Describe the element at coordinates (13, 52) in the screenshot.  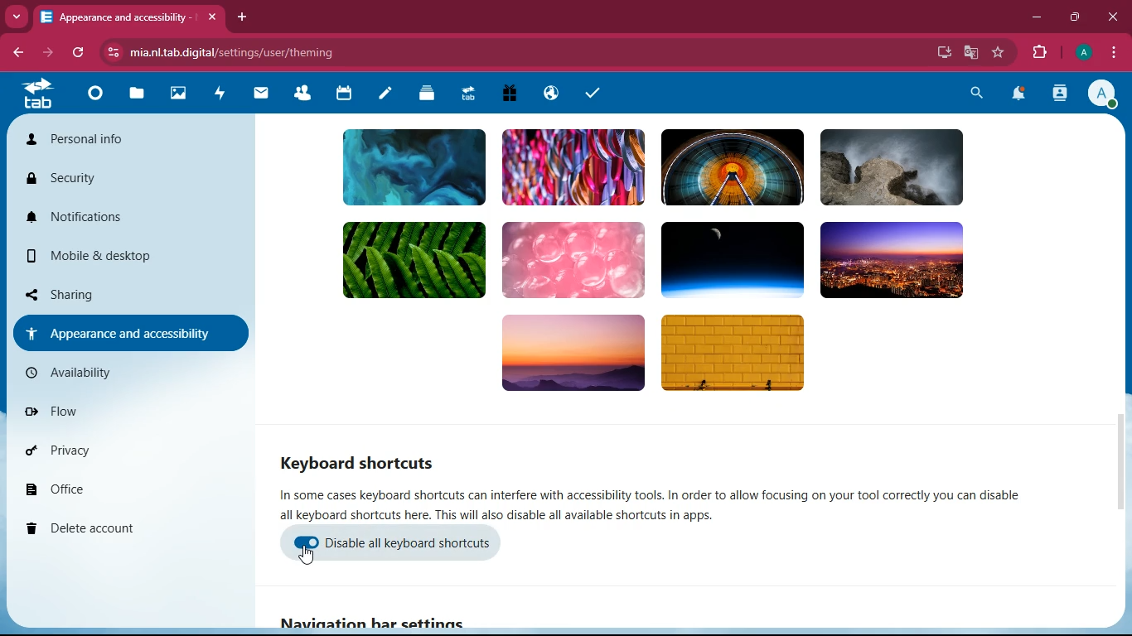
I see `back` at that location.